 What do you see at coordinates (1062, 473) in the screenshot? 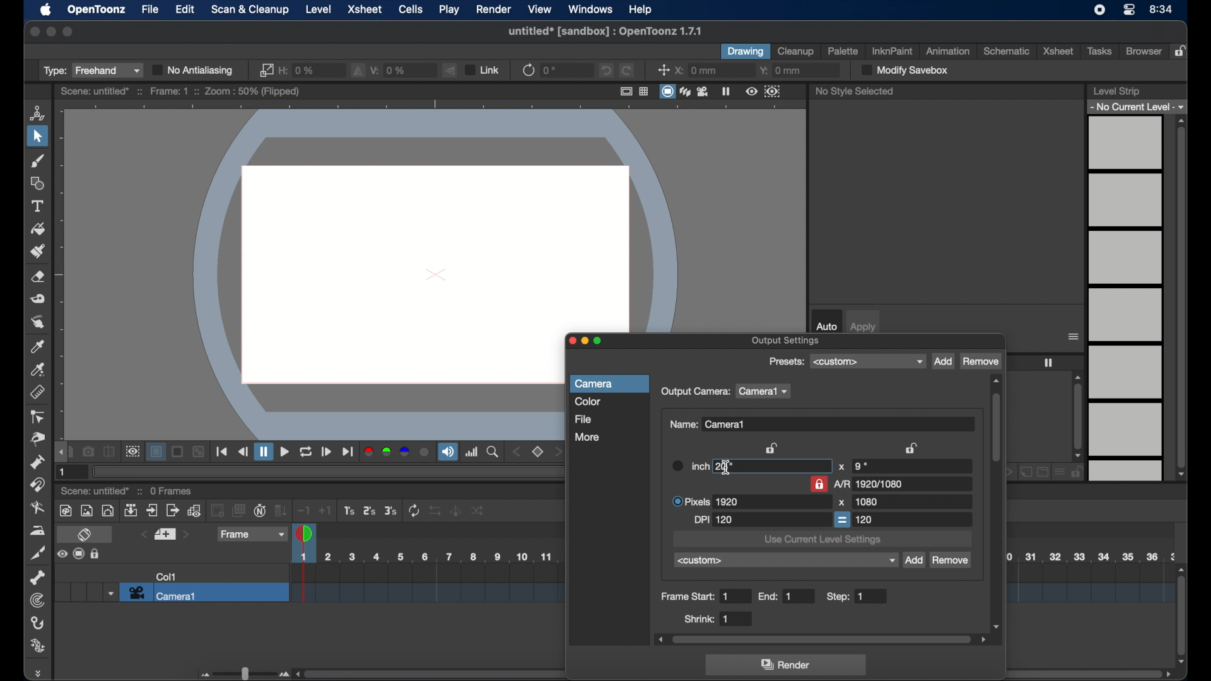
I see `` at bounding box center [1062, 473].